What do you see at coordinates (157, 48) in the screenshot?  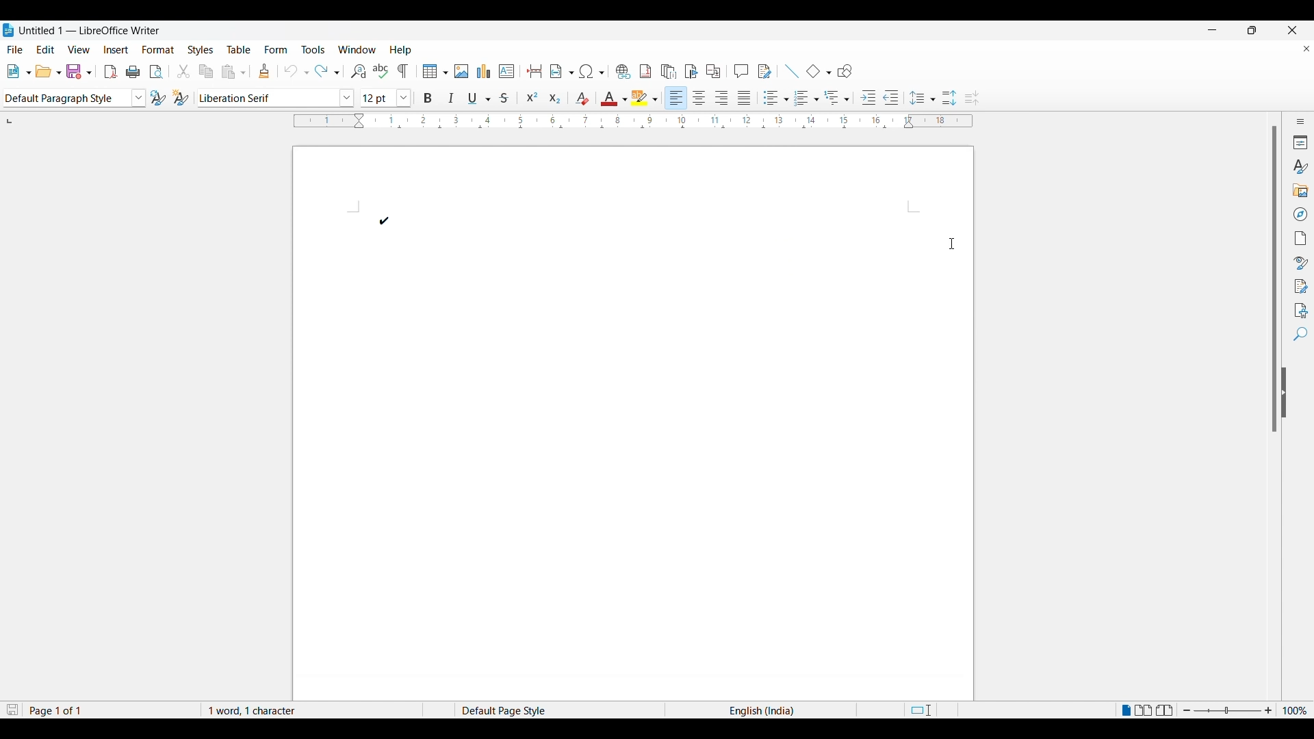 I see `Format` at bounding box center [157, 48].